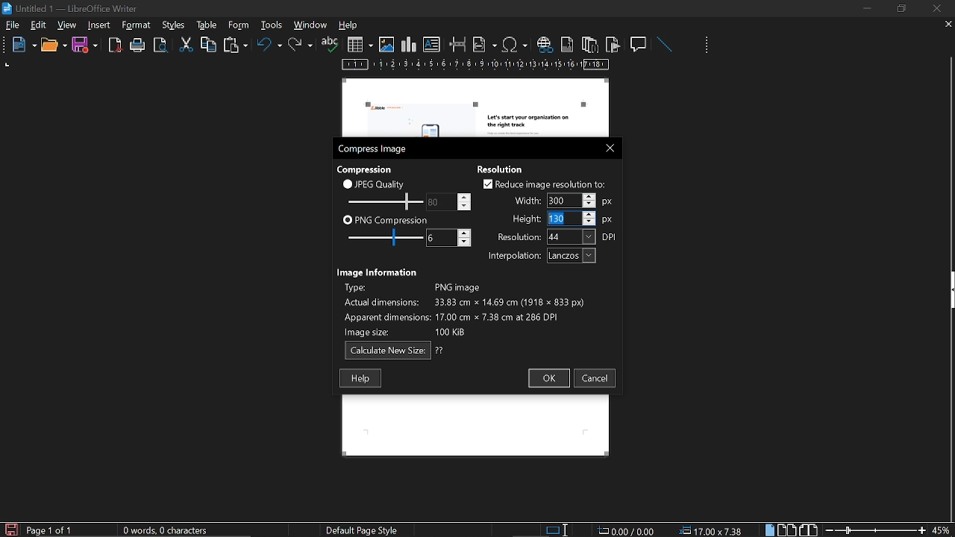 This screenshot has width=955, height=537. What do you see at coordinates (139, 25) in the screenshot?
I see `tools` at bounding box center [139, 25].